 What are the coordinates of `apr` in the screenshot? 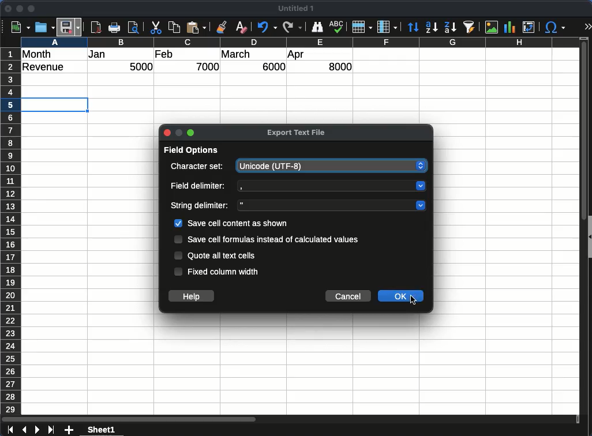 It's located at (297, 55).